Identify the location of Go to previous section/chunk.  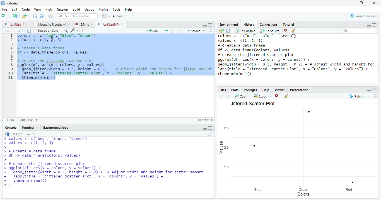
(172, 31).